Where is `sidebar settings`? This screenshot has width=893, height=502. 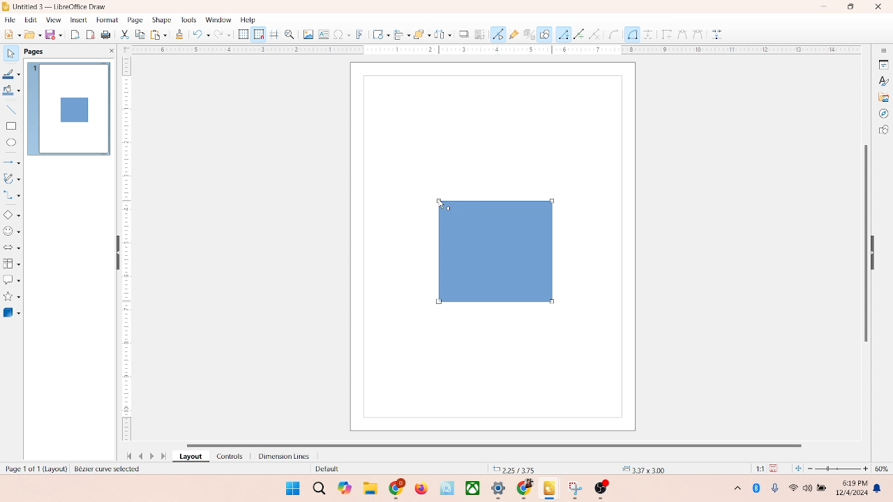
sidebar settings is located at coordinates (883, 51).